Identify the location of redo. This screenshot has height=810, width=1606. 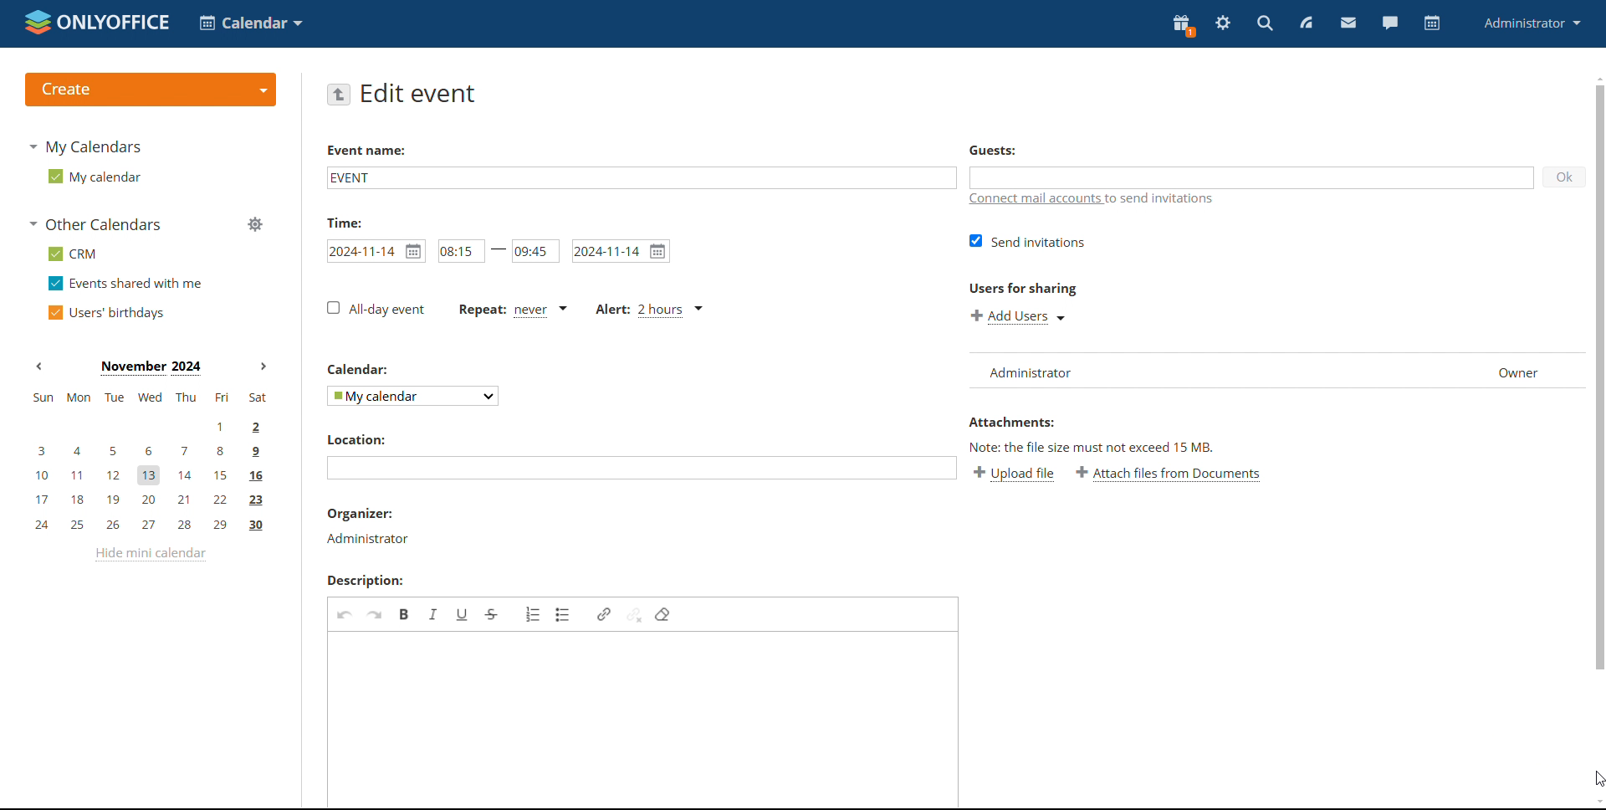
(376, 613).